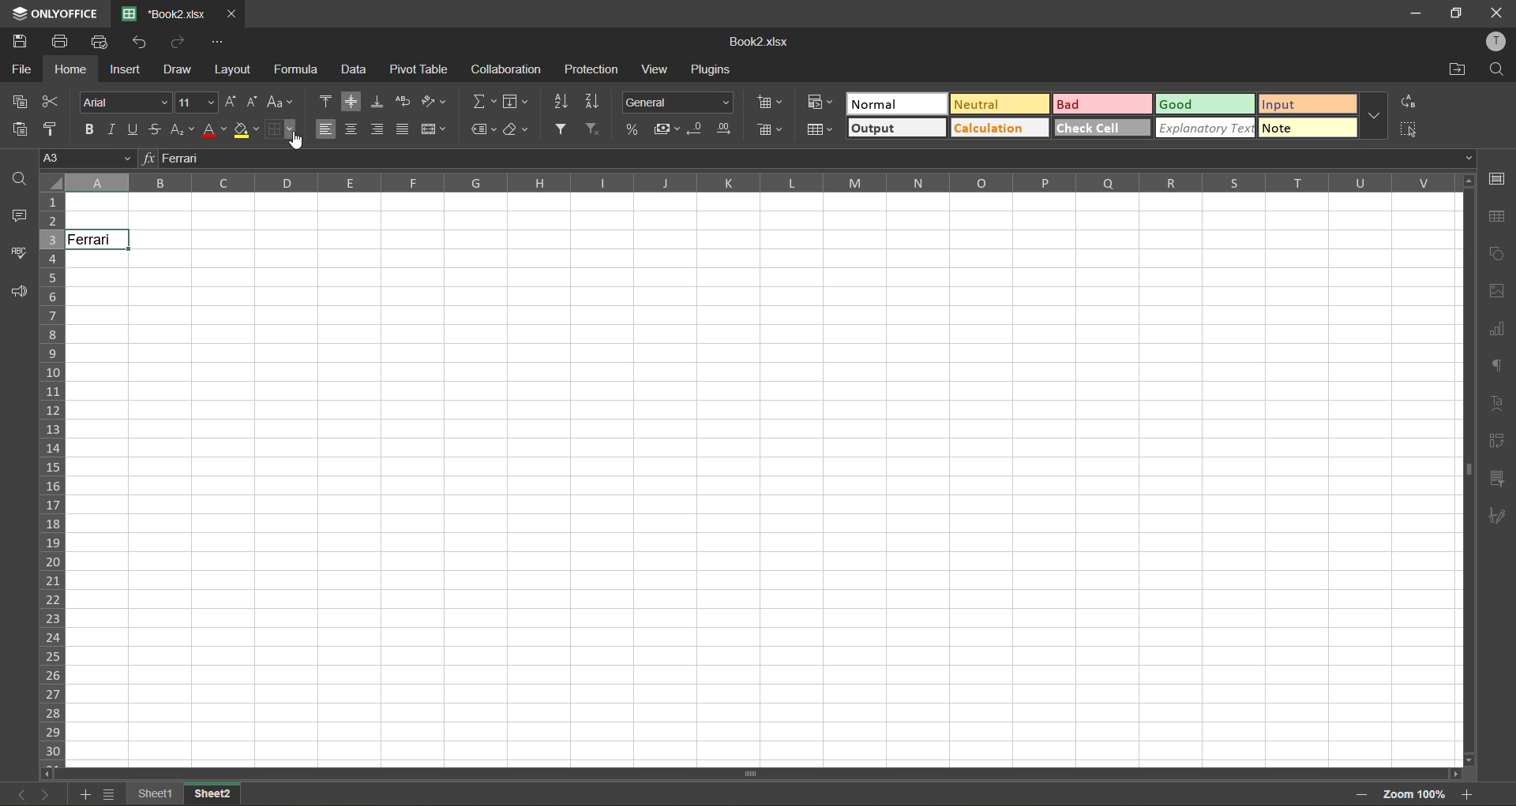 The image size is (1516, 806). What do you see at coordinates (108, 794) in the screenshot?
I see `sheet list` at bounding box center [108, 794].